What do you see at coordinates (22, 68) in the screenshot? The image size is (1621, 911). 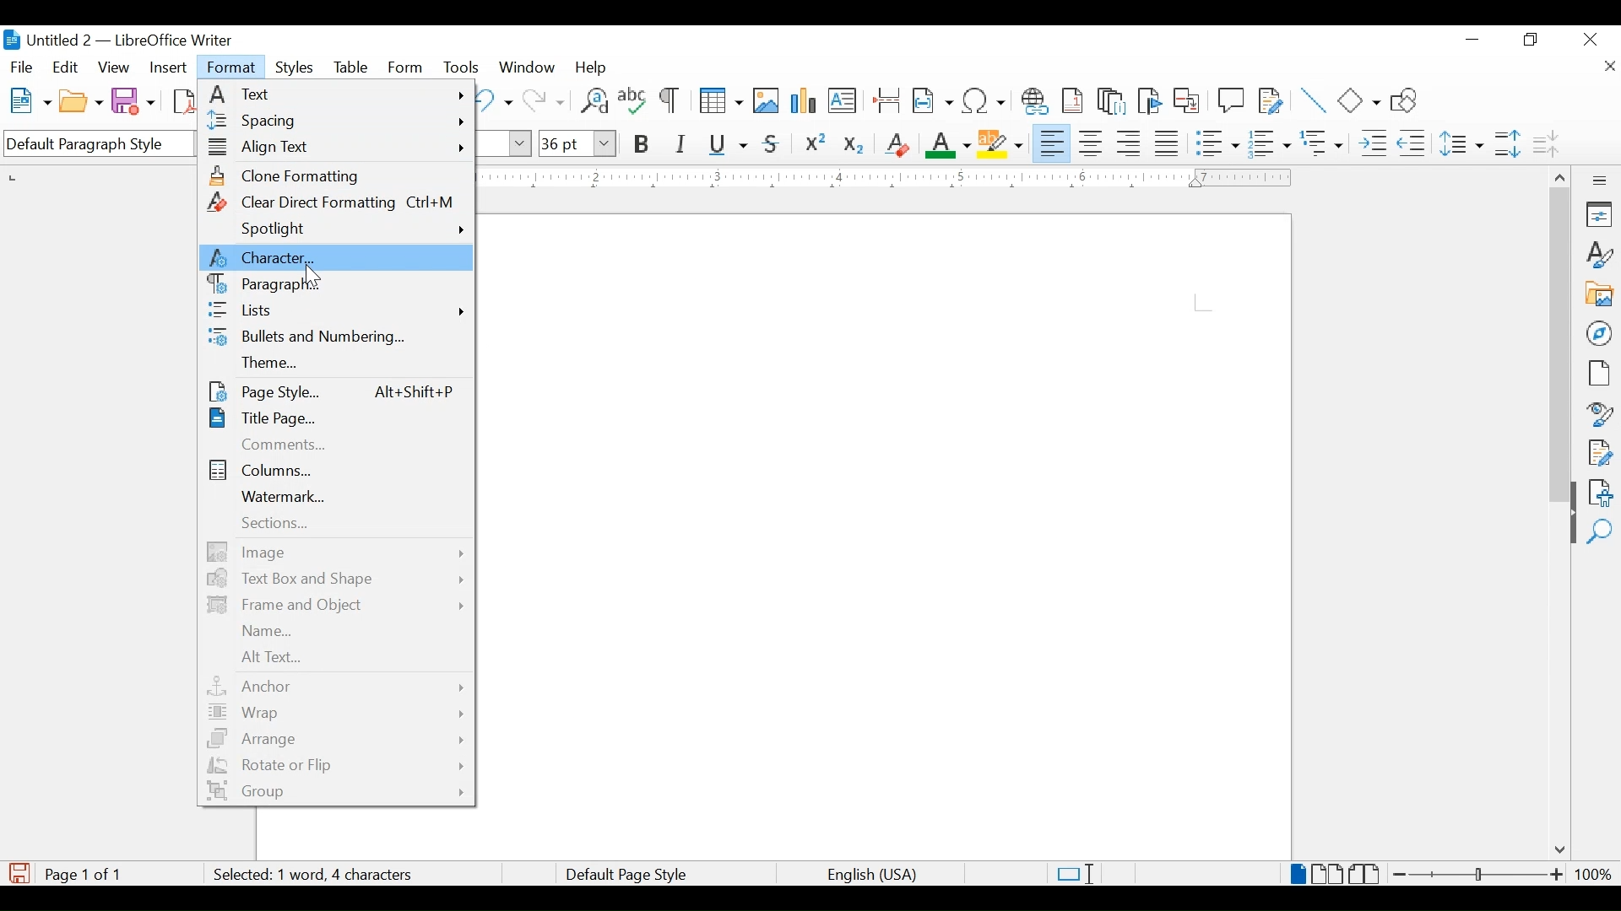 I see `fiel` at bounding box center [22, 68].